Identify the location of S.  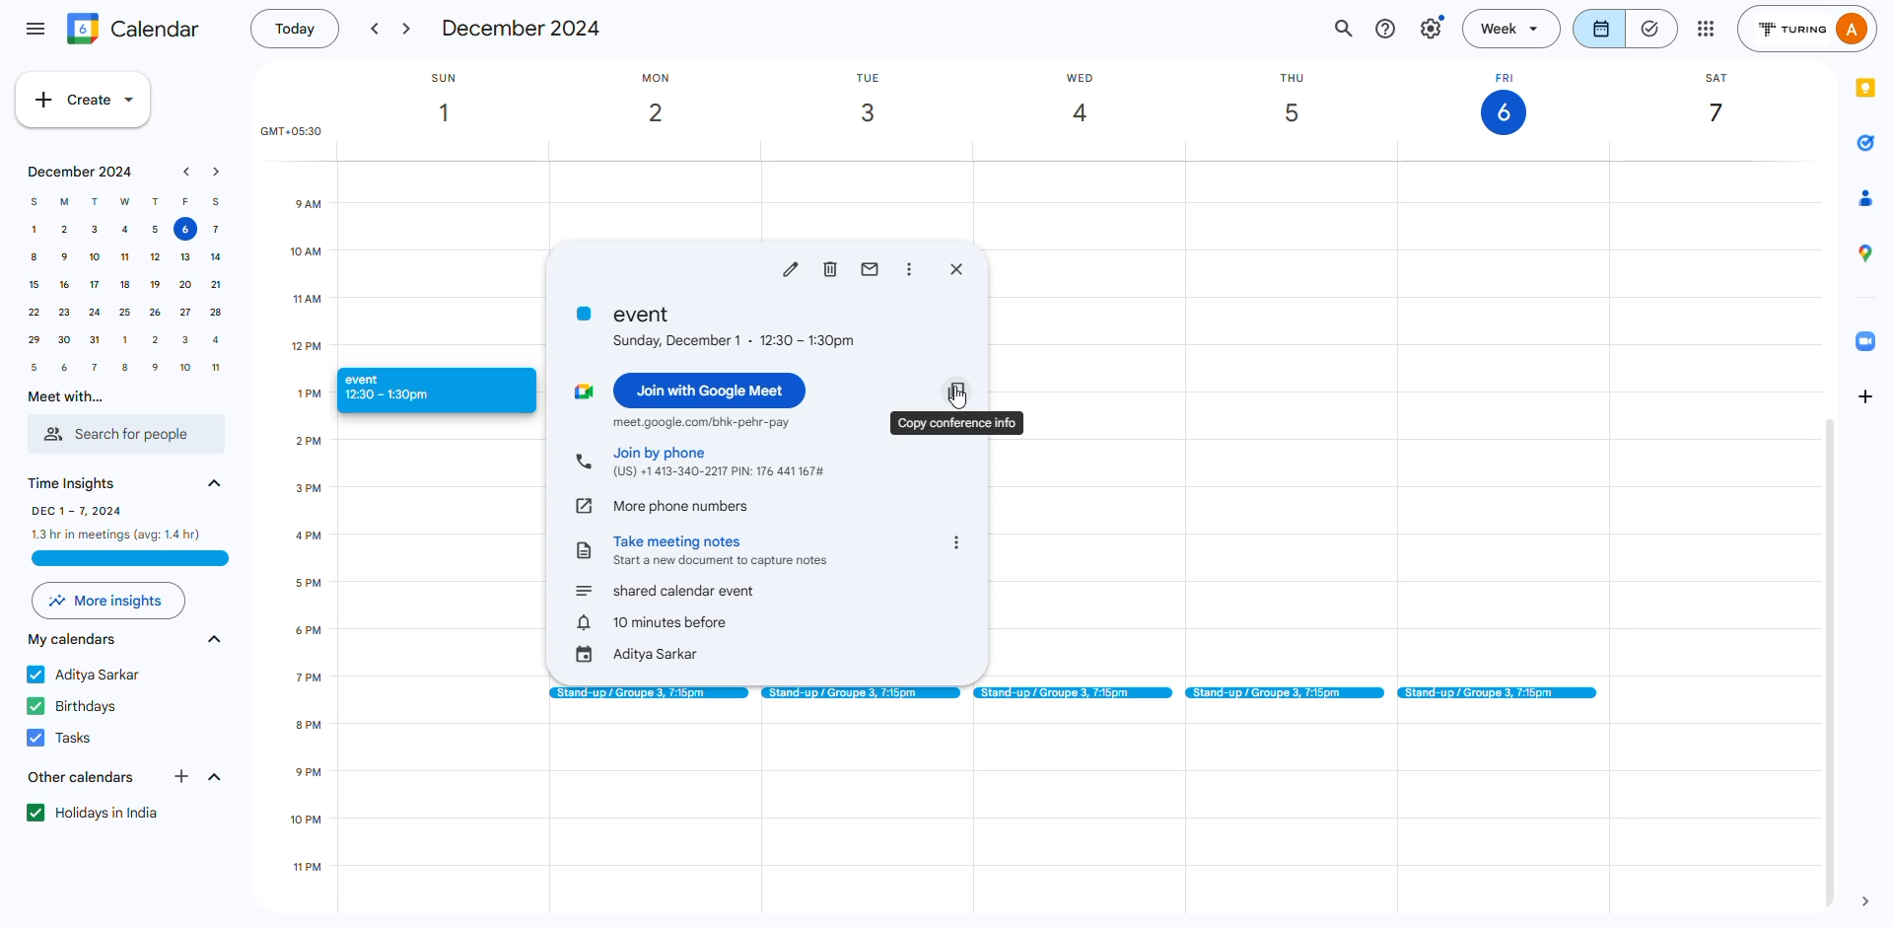
(35, 201).